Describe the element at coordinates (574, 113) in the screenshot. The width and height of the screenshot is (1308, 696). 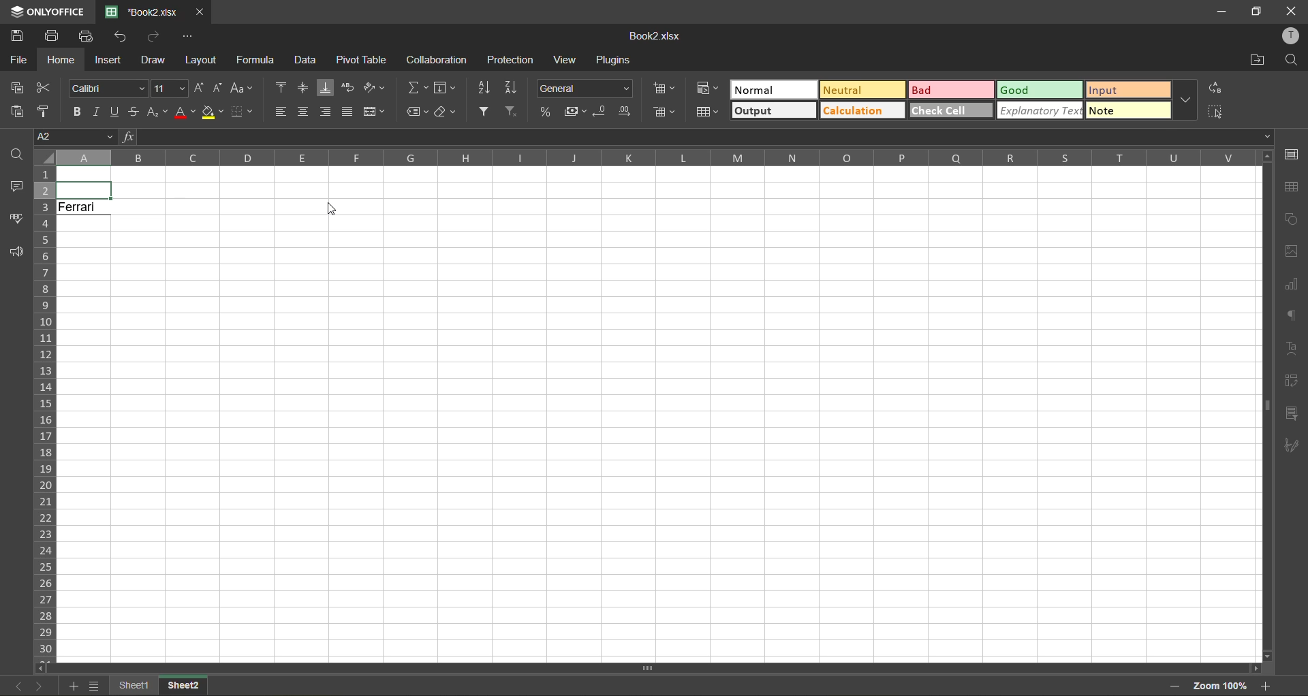
I see `accounting` at that location.